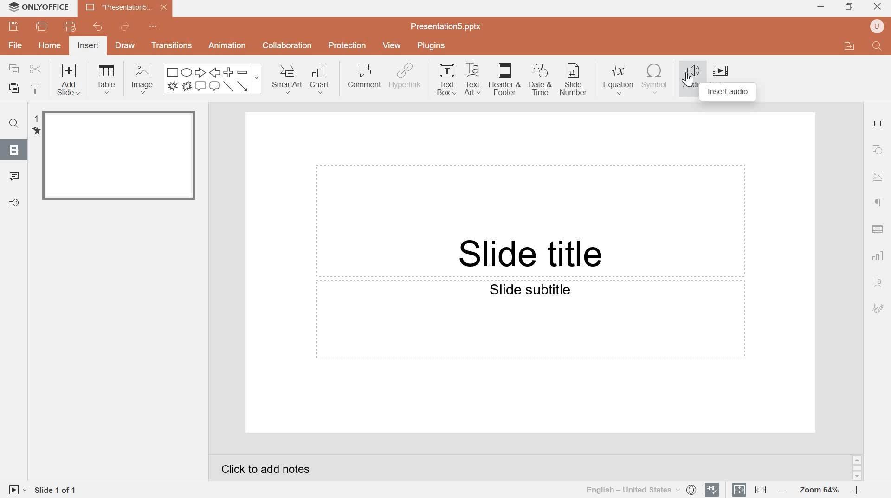 The image size is (891, 498). Describe the element at coordinates (405, 77) in the screenshot. I see `Hyperlink` at that location.